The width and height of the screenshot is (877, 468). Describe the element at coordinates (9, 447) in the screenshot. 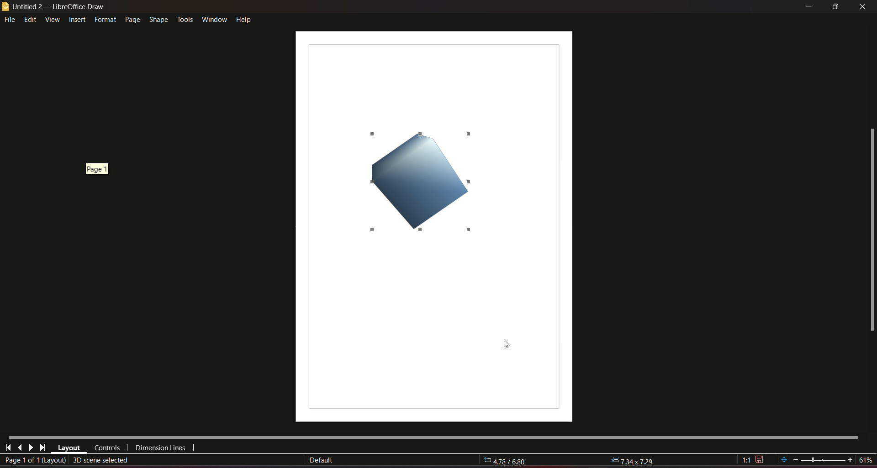

I see `first page` at that location.